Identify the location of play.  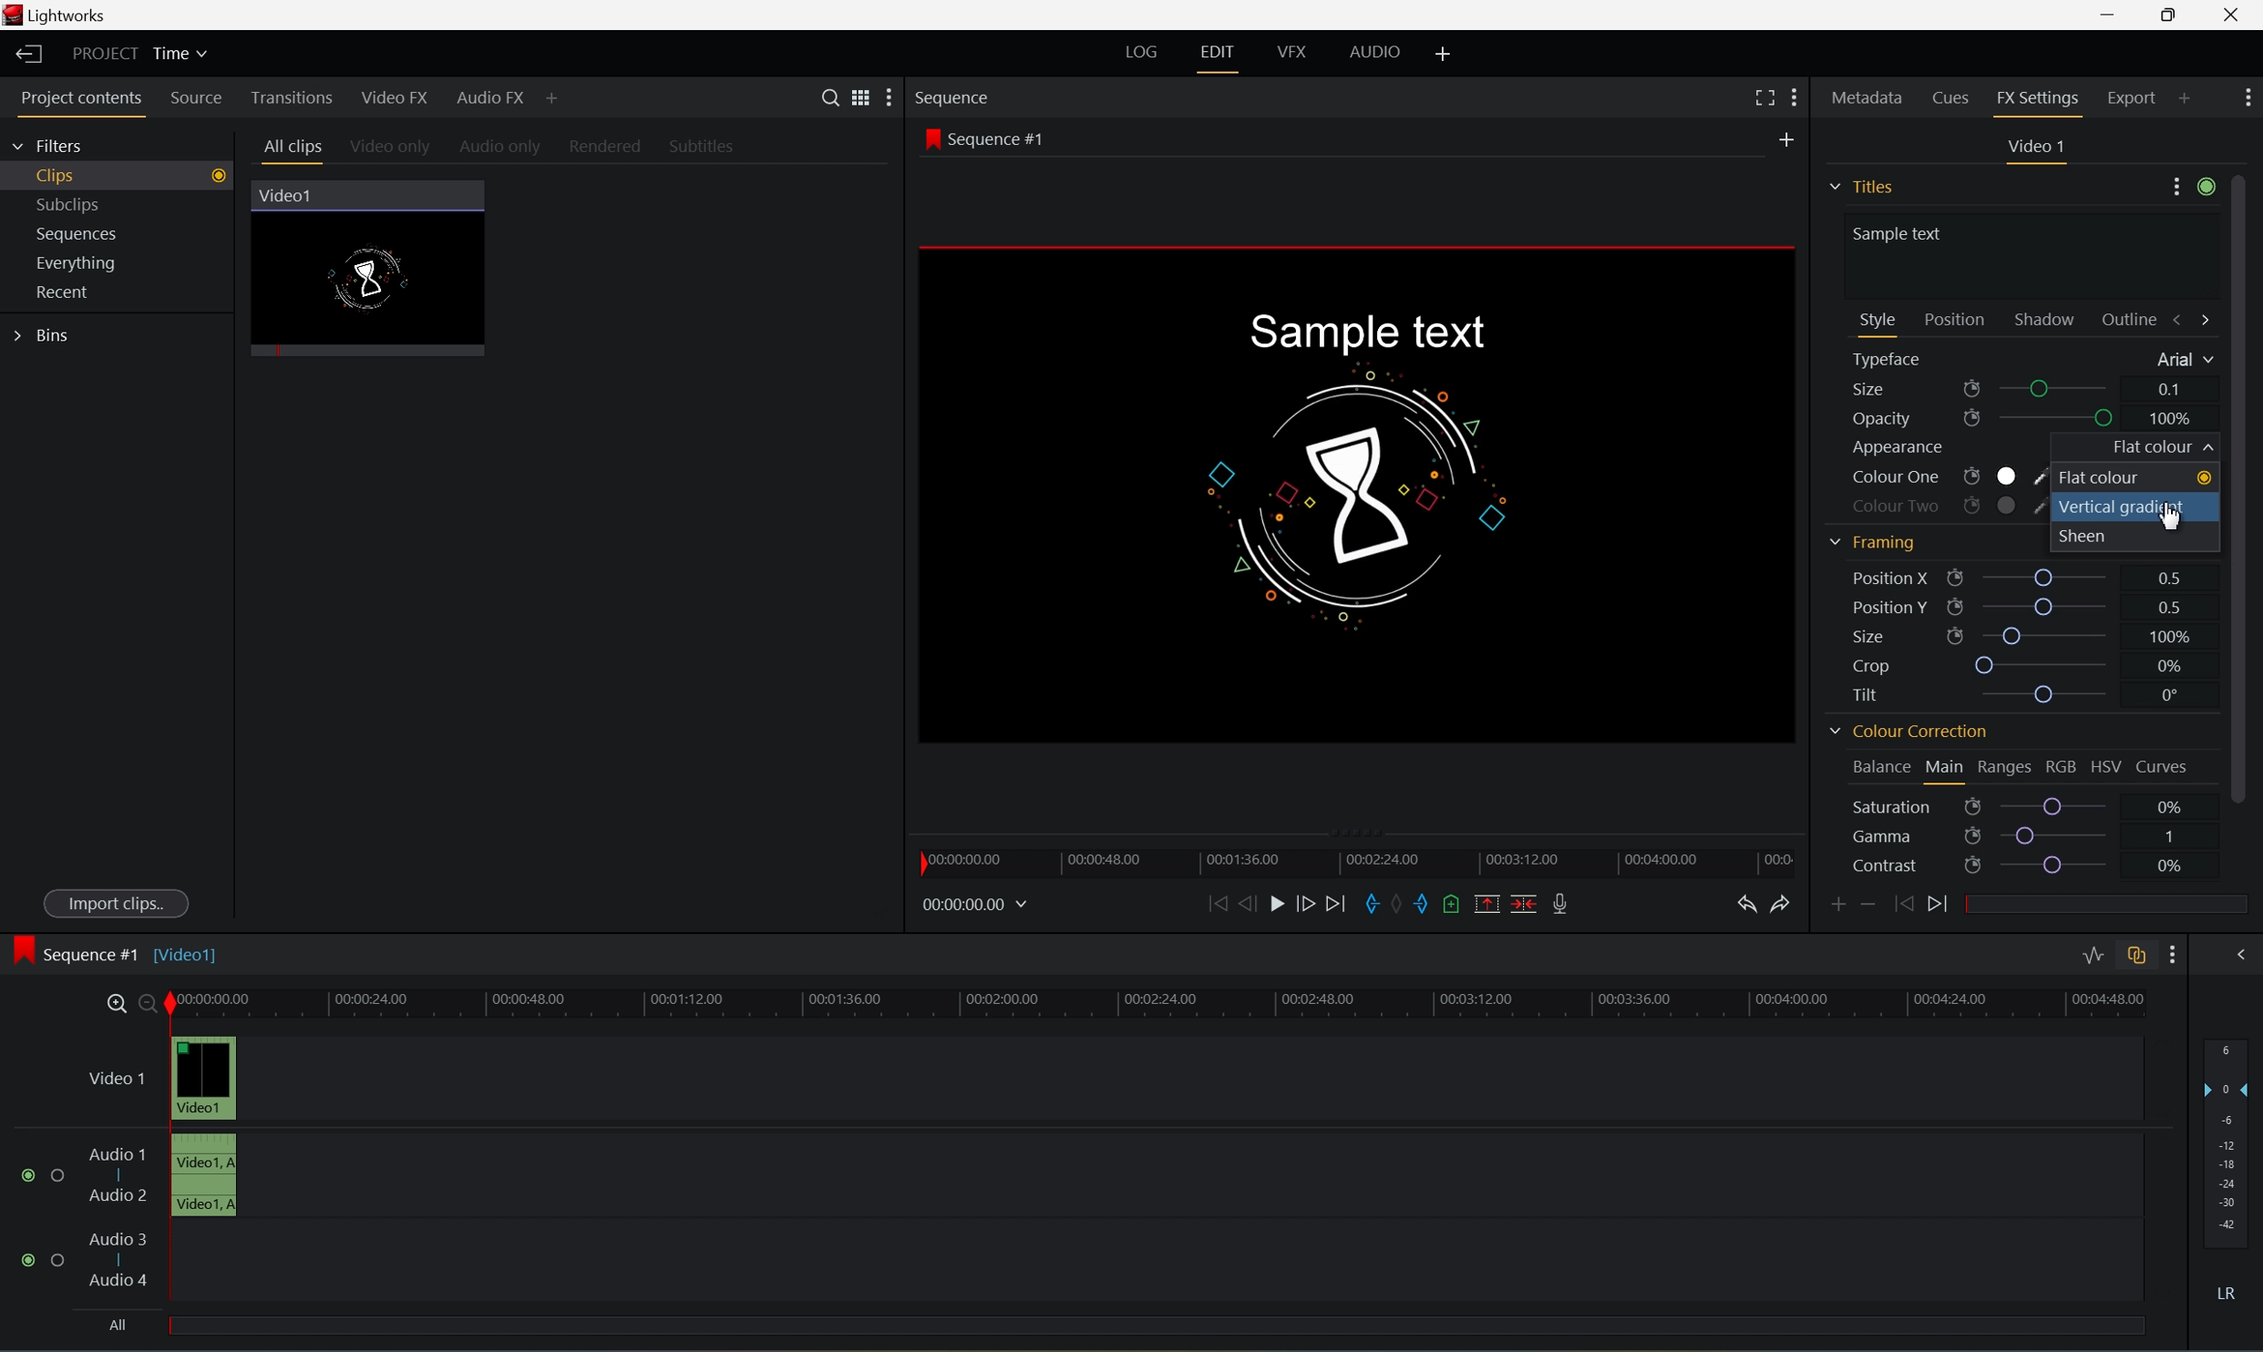
(1282, 905).